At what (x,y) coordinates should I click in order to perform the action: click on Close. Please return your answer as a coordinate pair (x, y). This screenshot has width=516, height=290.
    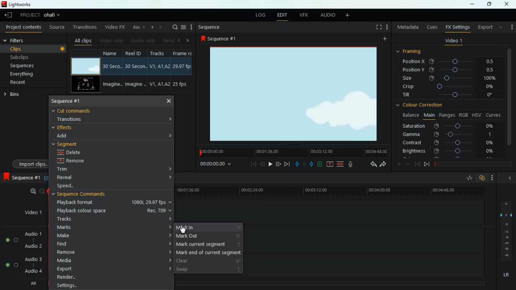
    Looking at the image, I should click on (506, 4).